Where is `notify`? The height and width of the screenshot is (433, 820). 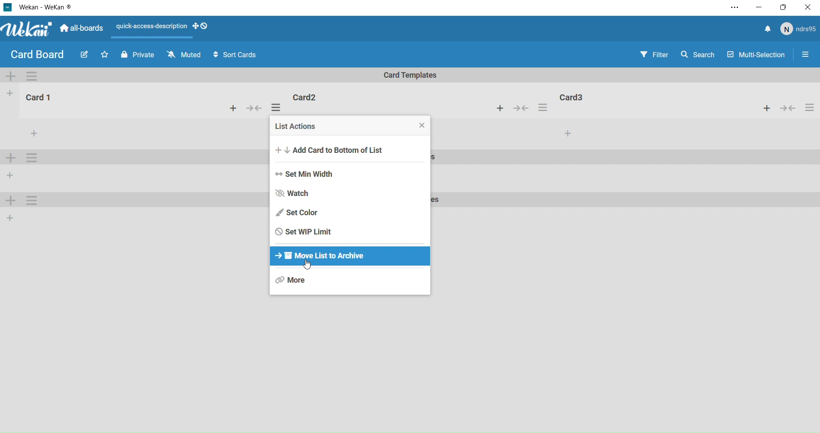
notify is located at coordinates (767, 30).